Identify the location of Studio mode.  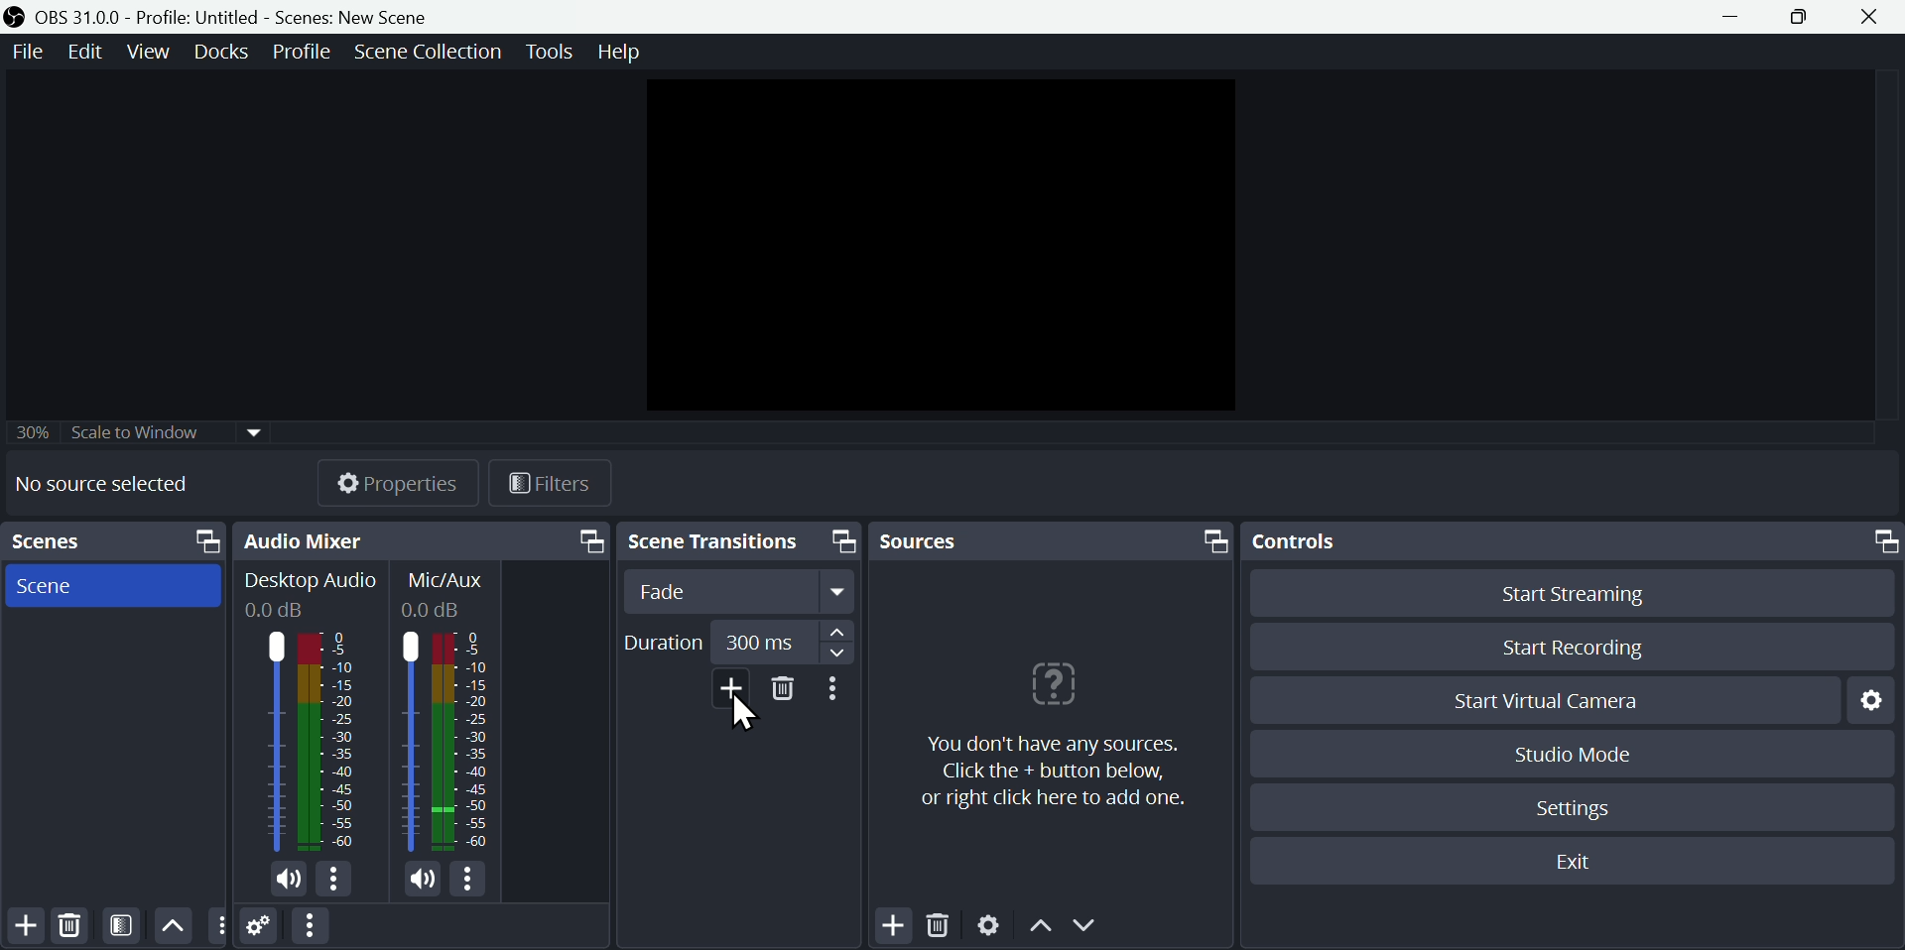
(1566, 754).